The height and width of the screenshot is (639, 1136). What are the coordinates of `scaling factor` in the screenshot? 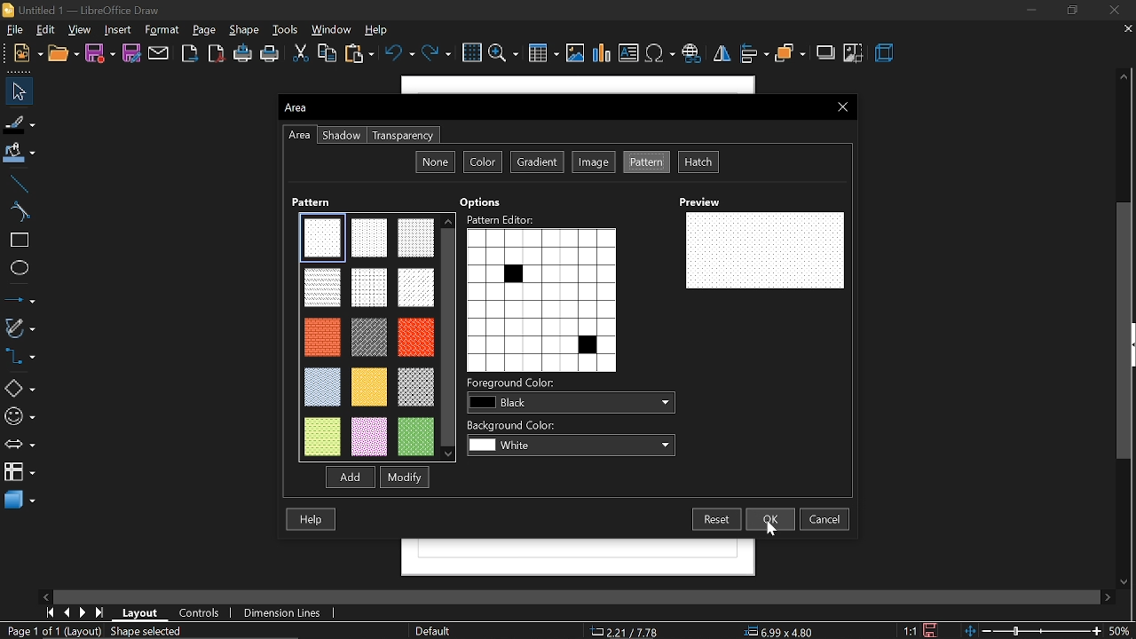 It's located at (909, 627).